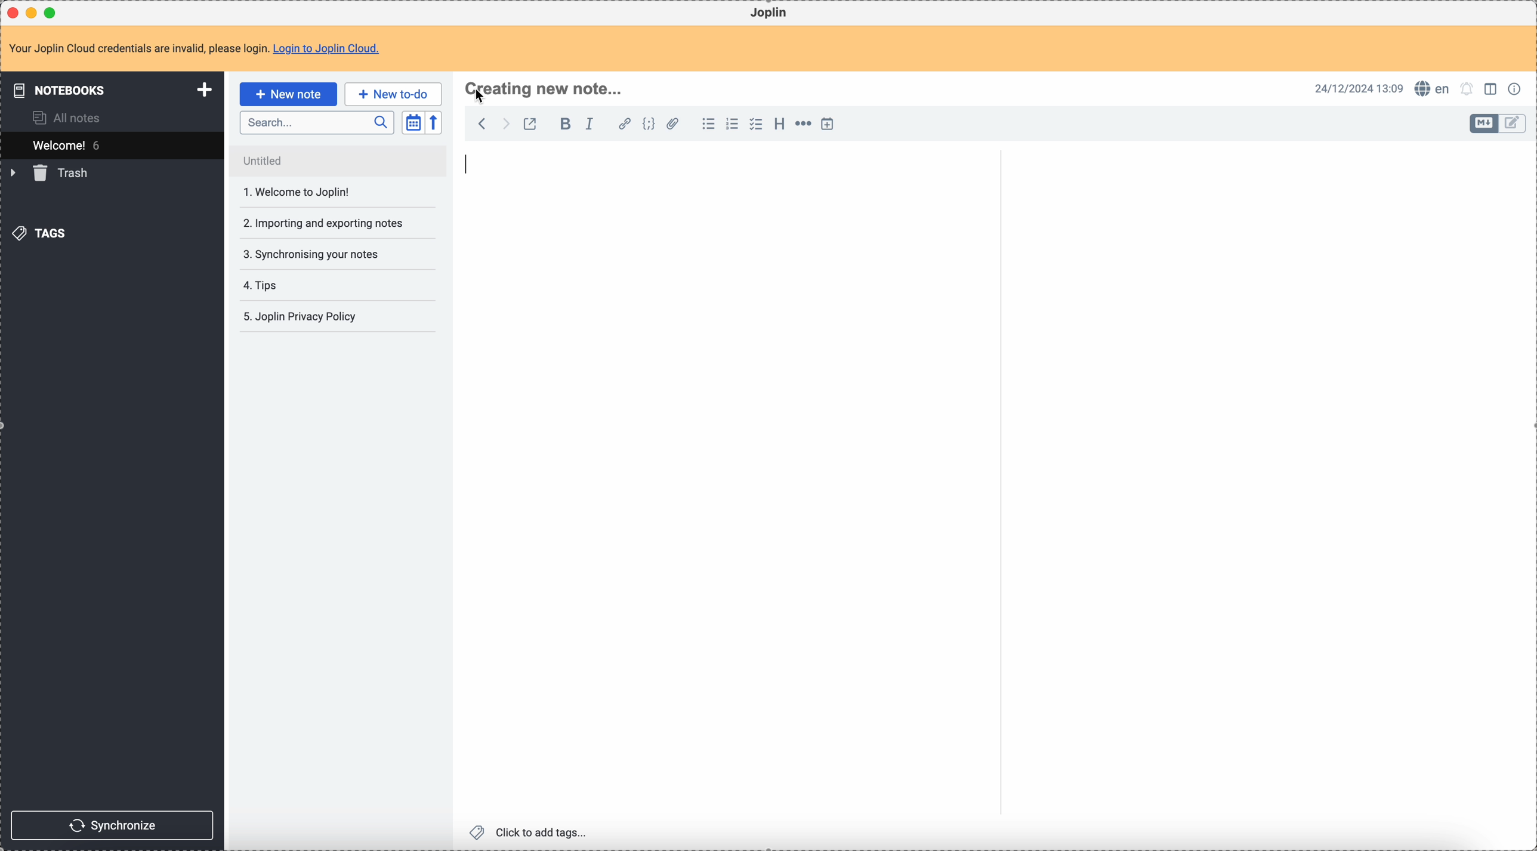 The height and width of the screenshot is (851, 1537). I want to click on heading, so click(779, 123).